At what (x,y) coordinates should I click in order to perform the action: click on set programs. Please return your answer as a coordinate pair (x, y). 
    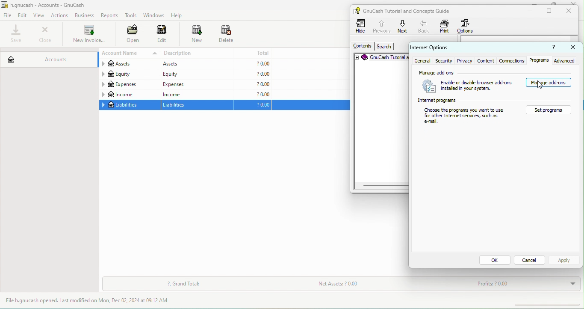
    Looking at the image, I should click on (549, 110).